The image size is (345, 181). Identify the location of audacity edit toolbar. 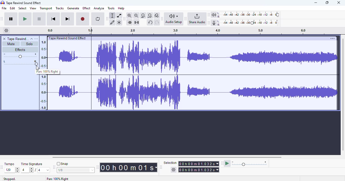
(124, 19).